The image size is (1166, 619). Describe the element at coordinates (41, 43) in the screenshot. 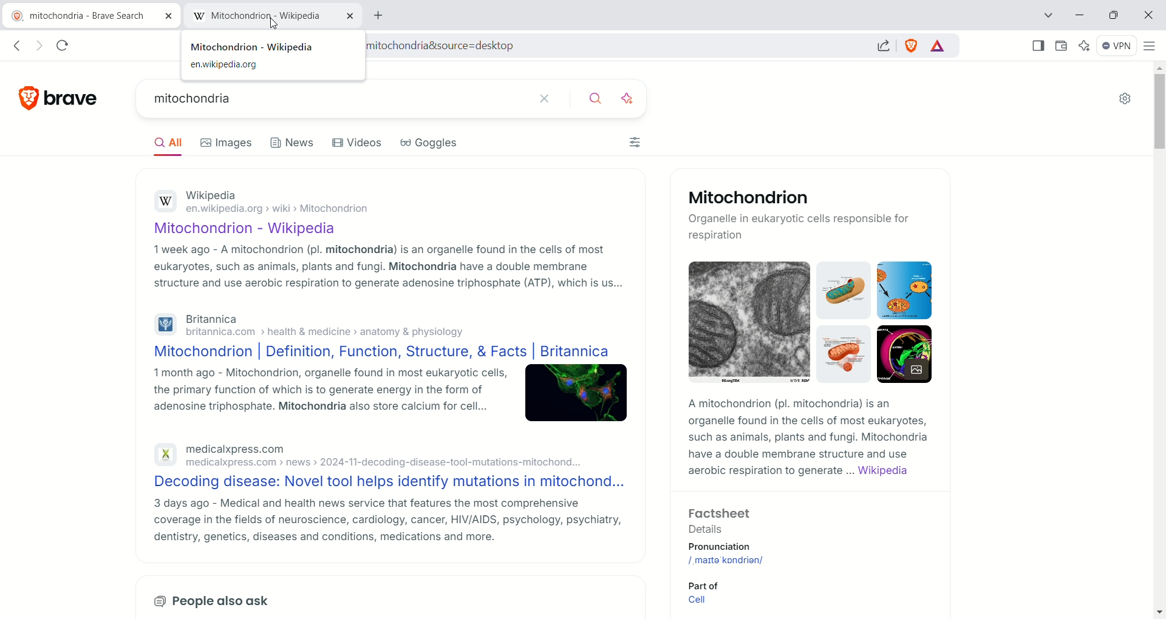

I see `go forward` at that location.